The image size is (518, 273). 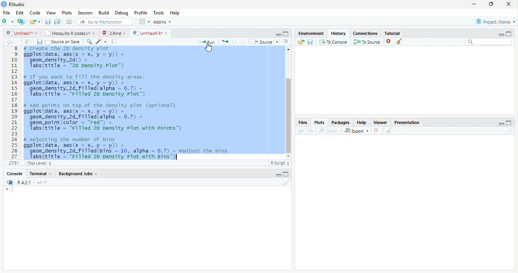 I want to click on minimize, so click(x=278, y=175).